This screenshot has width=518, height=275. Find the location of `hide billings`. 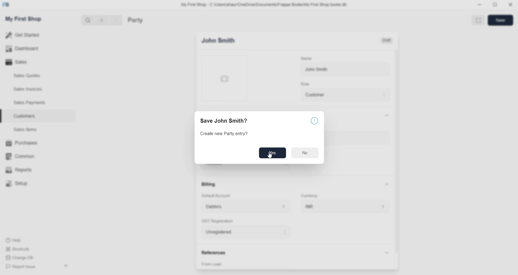

hide billings is located at coordinates (386, 184).